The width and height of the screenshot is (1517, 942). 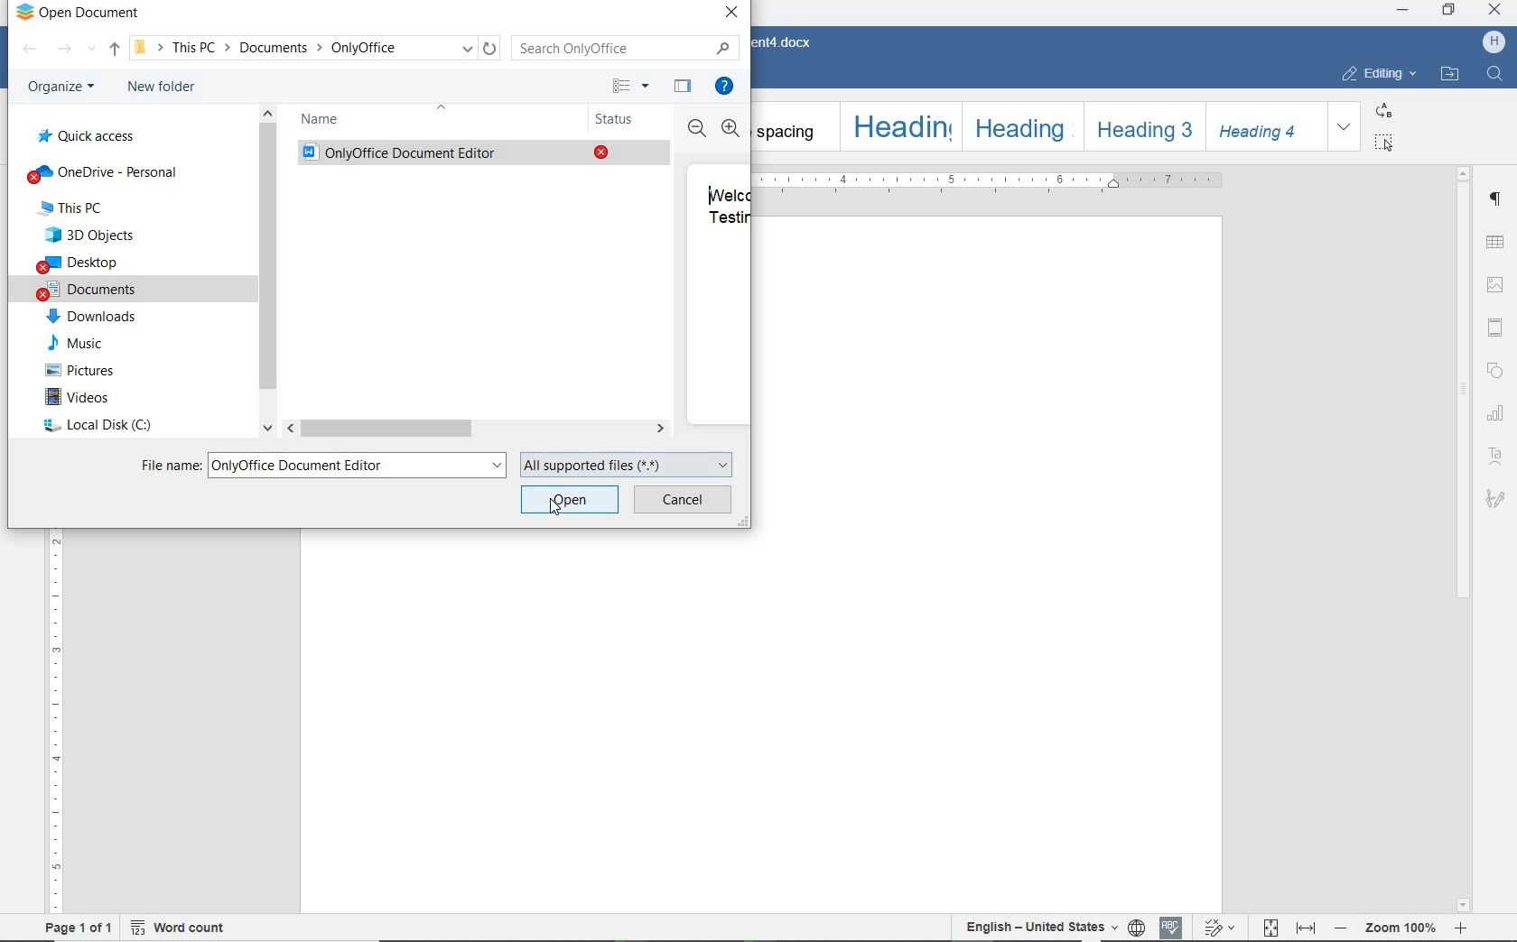 What do you see at coordinates (1381, 73) in the screenshot?
I see `EDITING` at bounding box center [1381, 73].